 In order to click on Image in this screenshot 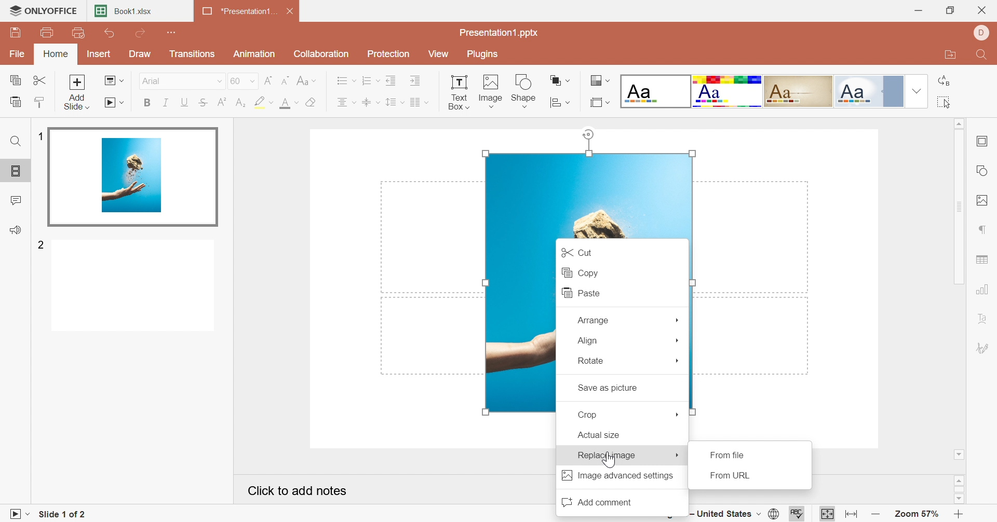, I will do `click(491, 89)`.